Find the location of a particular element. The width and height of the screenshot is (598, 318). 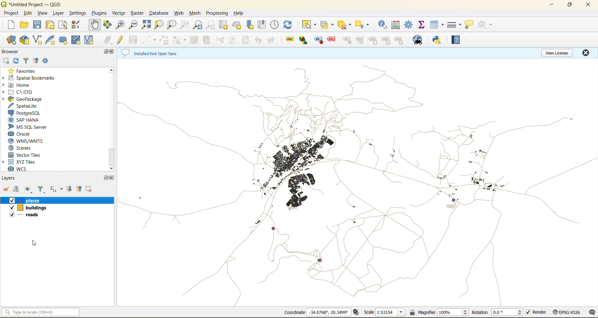

remove layer is located at coordinates (89, 189).